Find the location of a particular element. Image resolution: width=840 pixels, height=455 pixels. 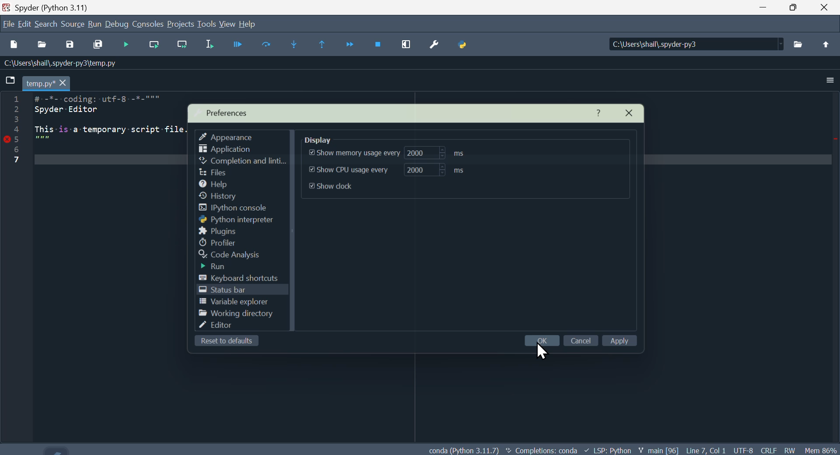

Open is located at coordinates (43, 44).